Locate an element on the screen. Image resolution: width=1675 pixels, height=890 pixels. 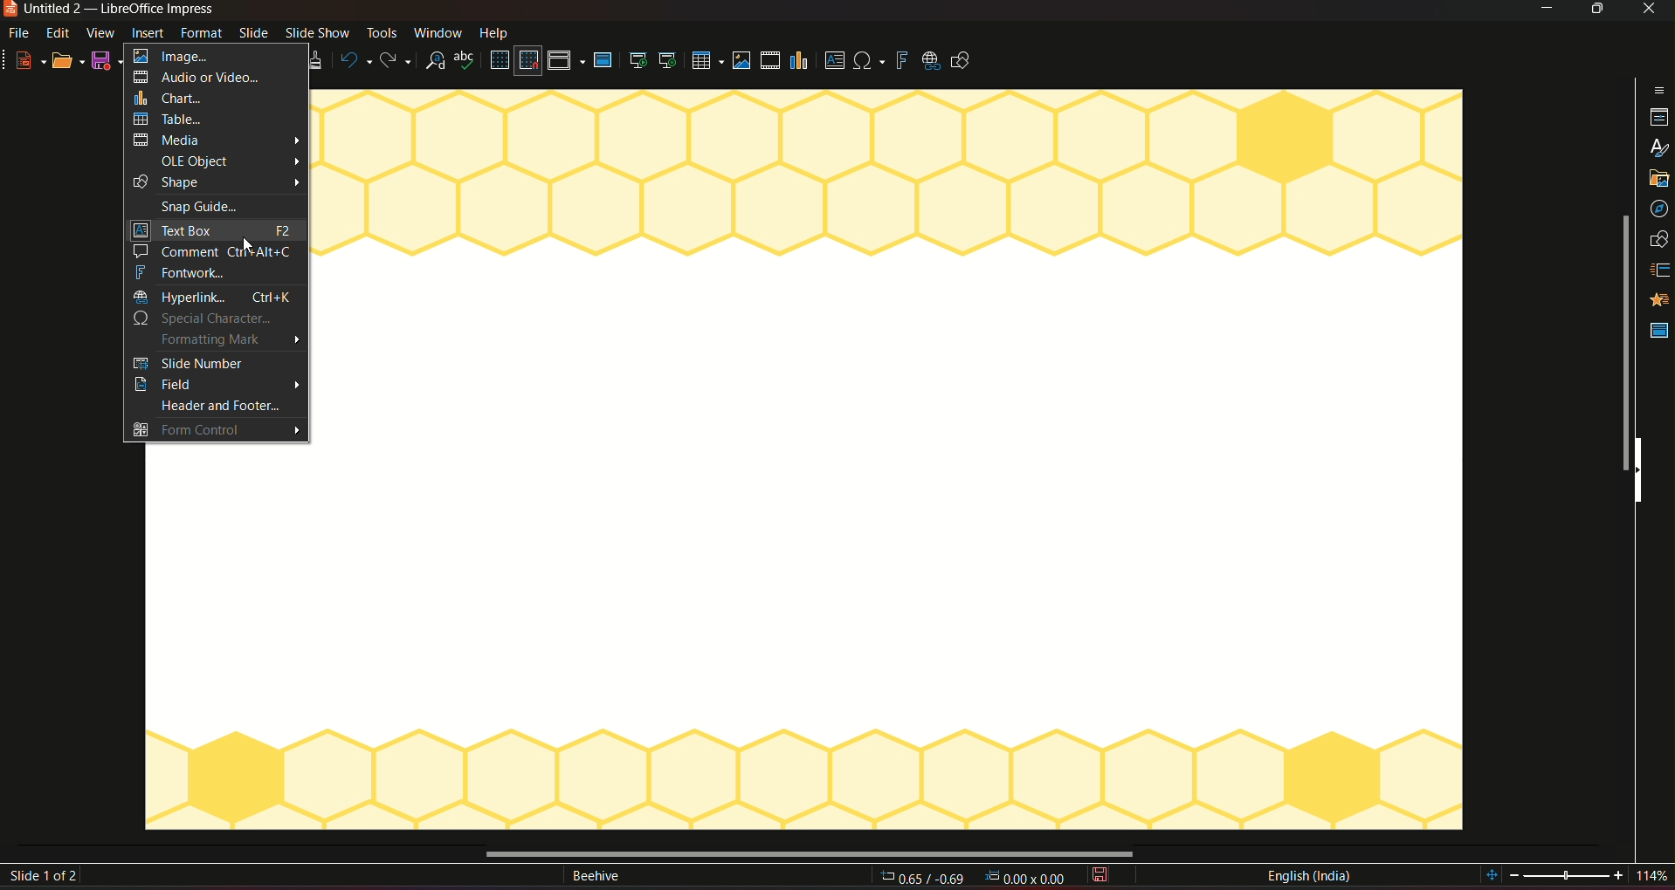
table is located at coordinates (214, 120).